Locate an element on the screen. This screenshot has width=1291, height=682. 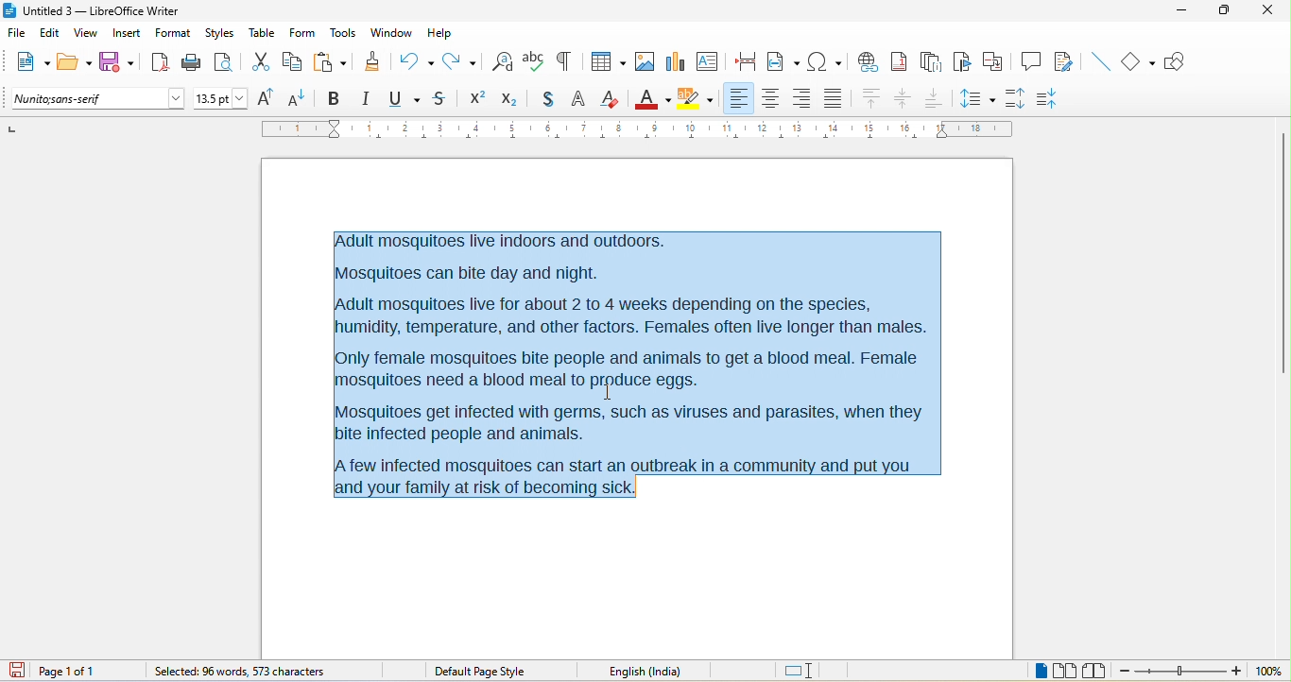
shadow is located at coordinates (542, 100).